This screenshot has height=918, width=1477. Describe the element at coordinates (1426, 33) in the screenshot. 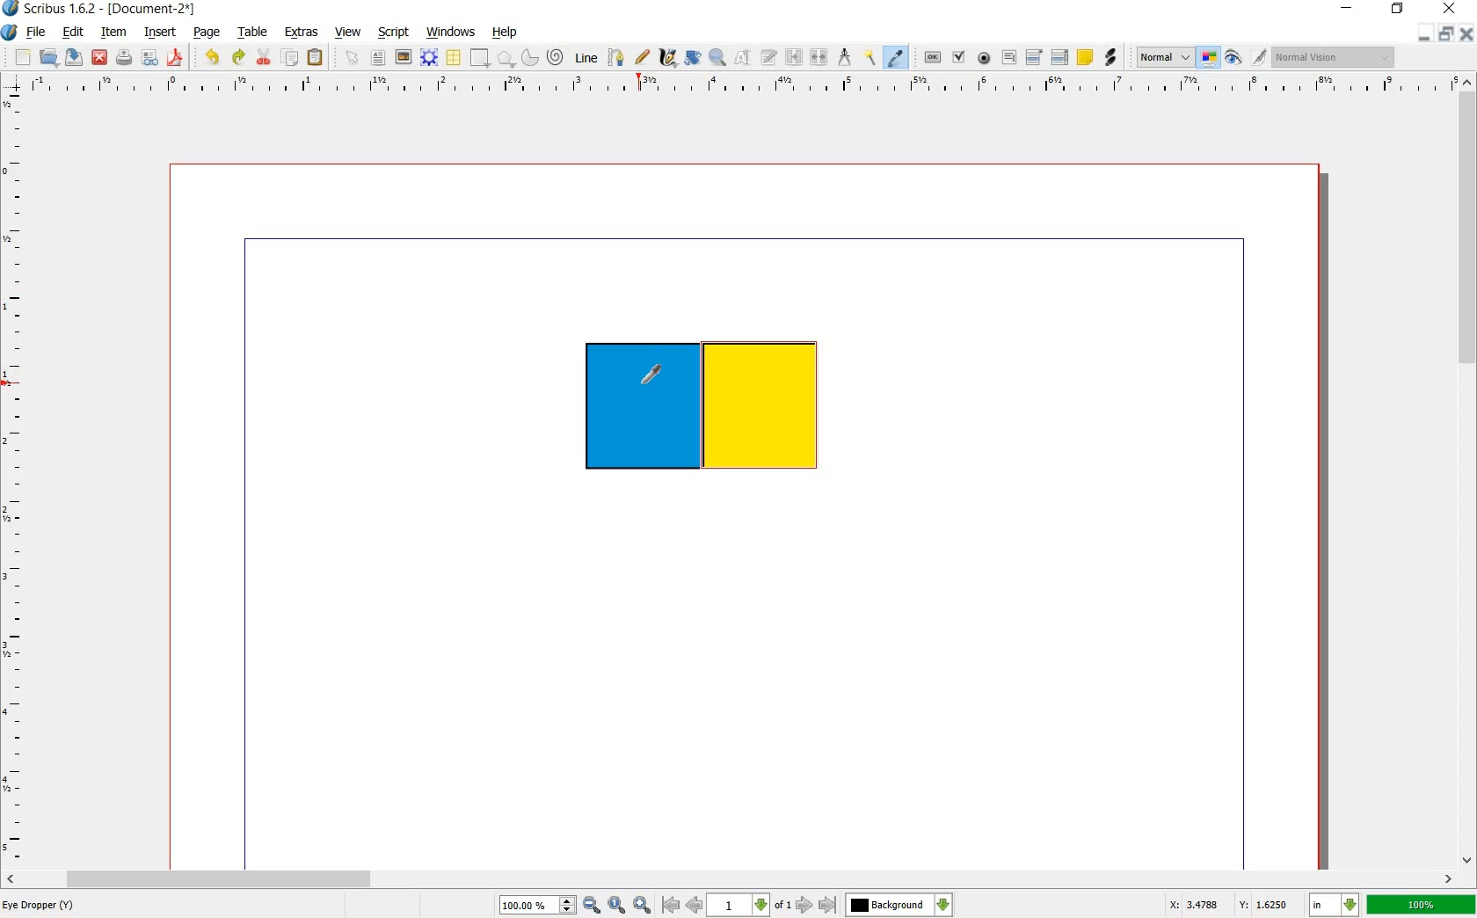

I see `minimize` at that location.